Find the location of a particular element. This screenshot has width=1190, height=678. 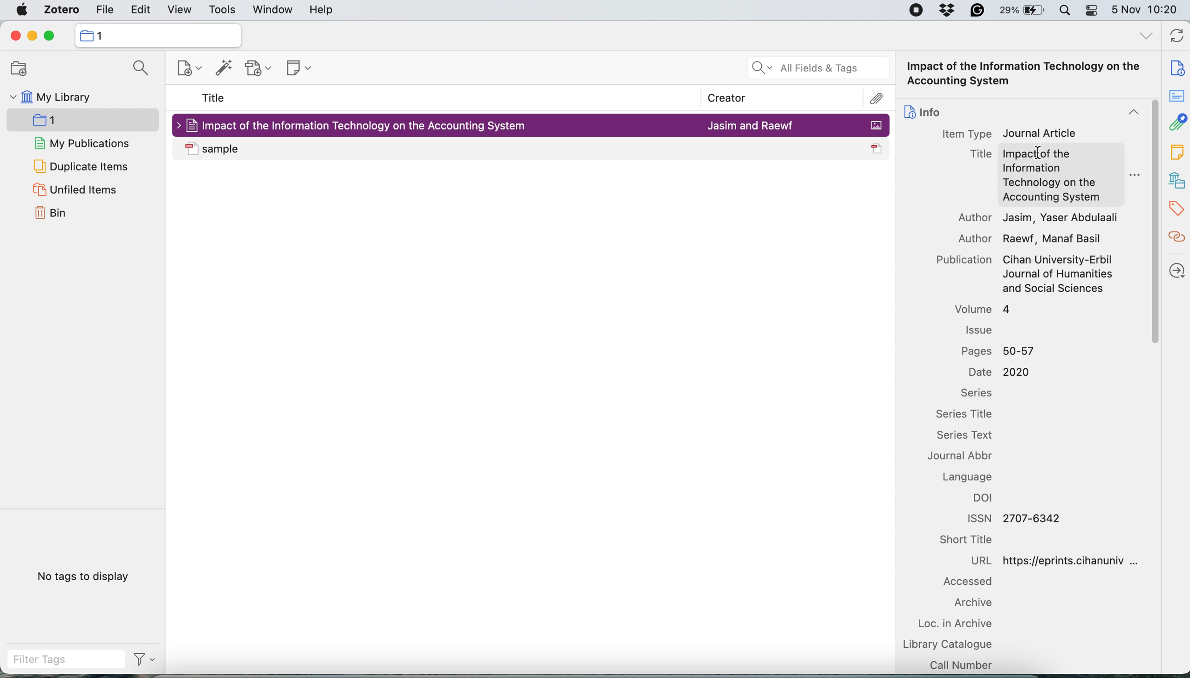

Author Jasim, Yaser Abdulaali is located at coordinates (1040, 218).